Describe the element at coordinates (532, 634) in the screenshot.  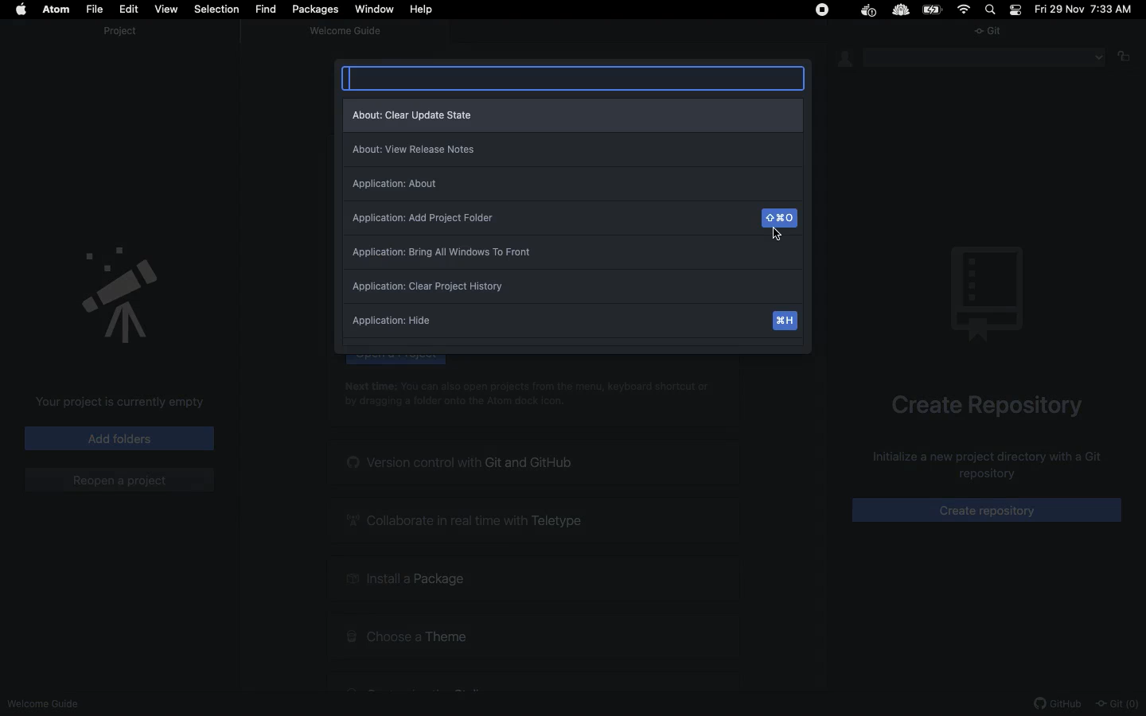
I see `Choose a theme` at that location.